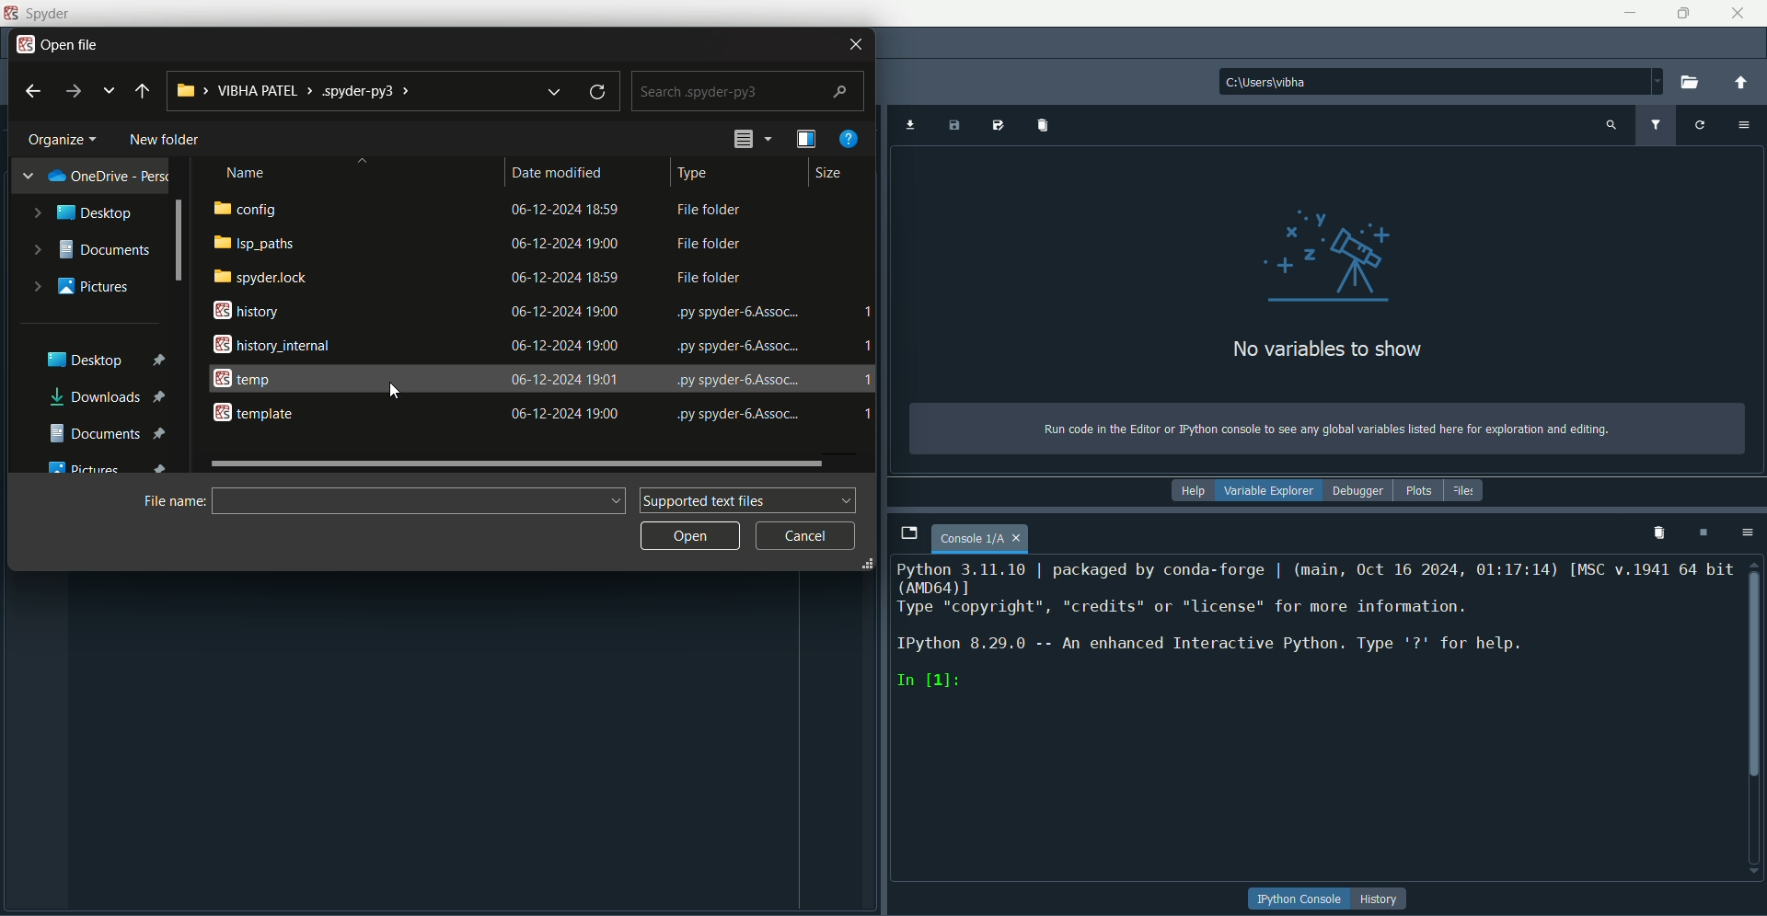  I want to click on documents, so click(108, 431).